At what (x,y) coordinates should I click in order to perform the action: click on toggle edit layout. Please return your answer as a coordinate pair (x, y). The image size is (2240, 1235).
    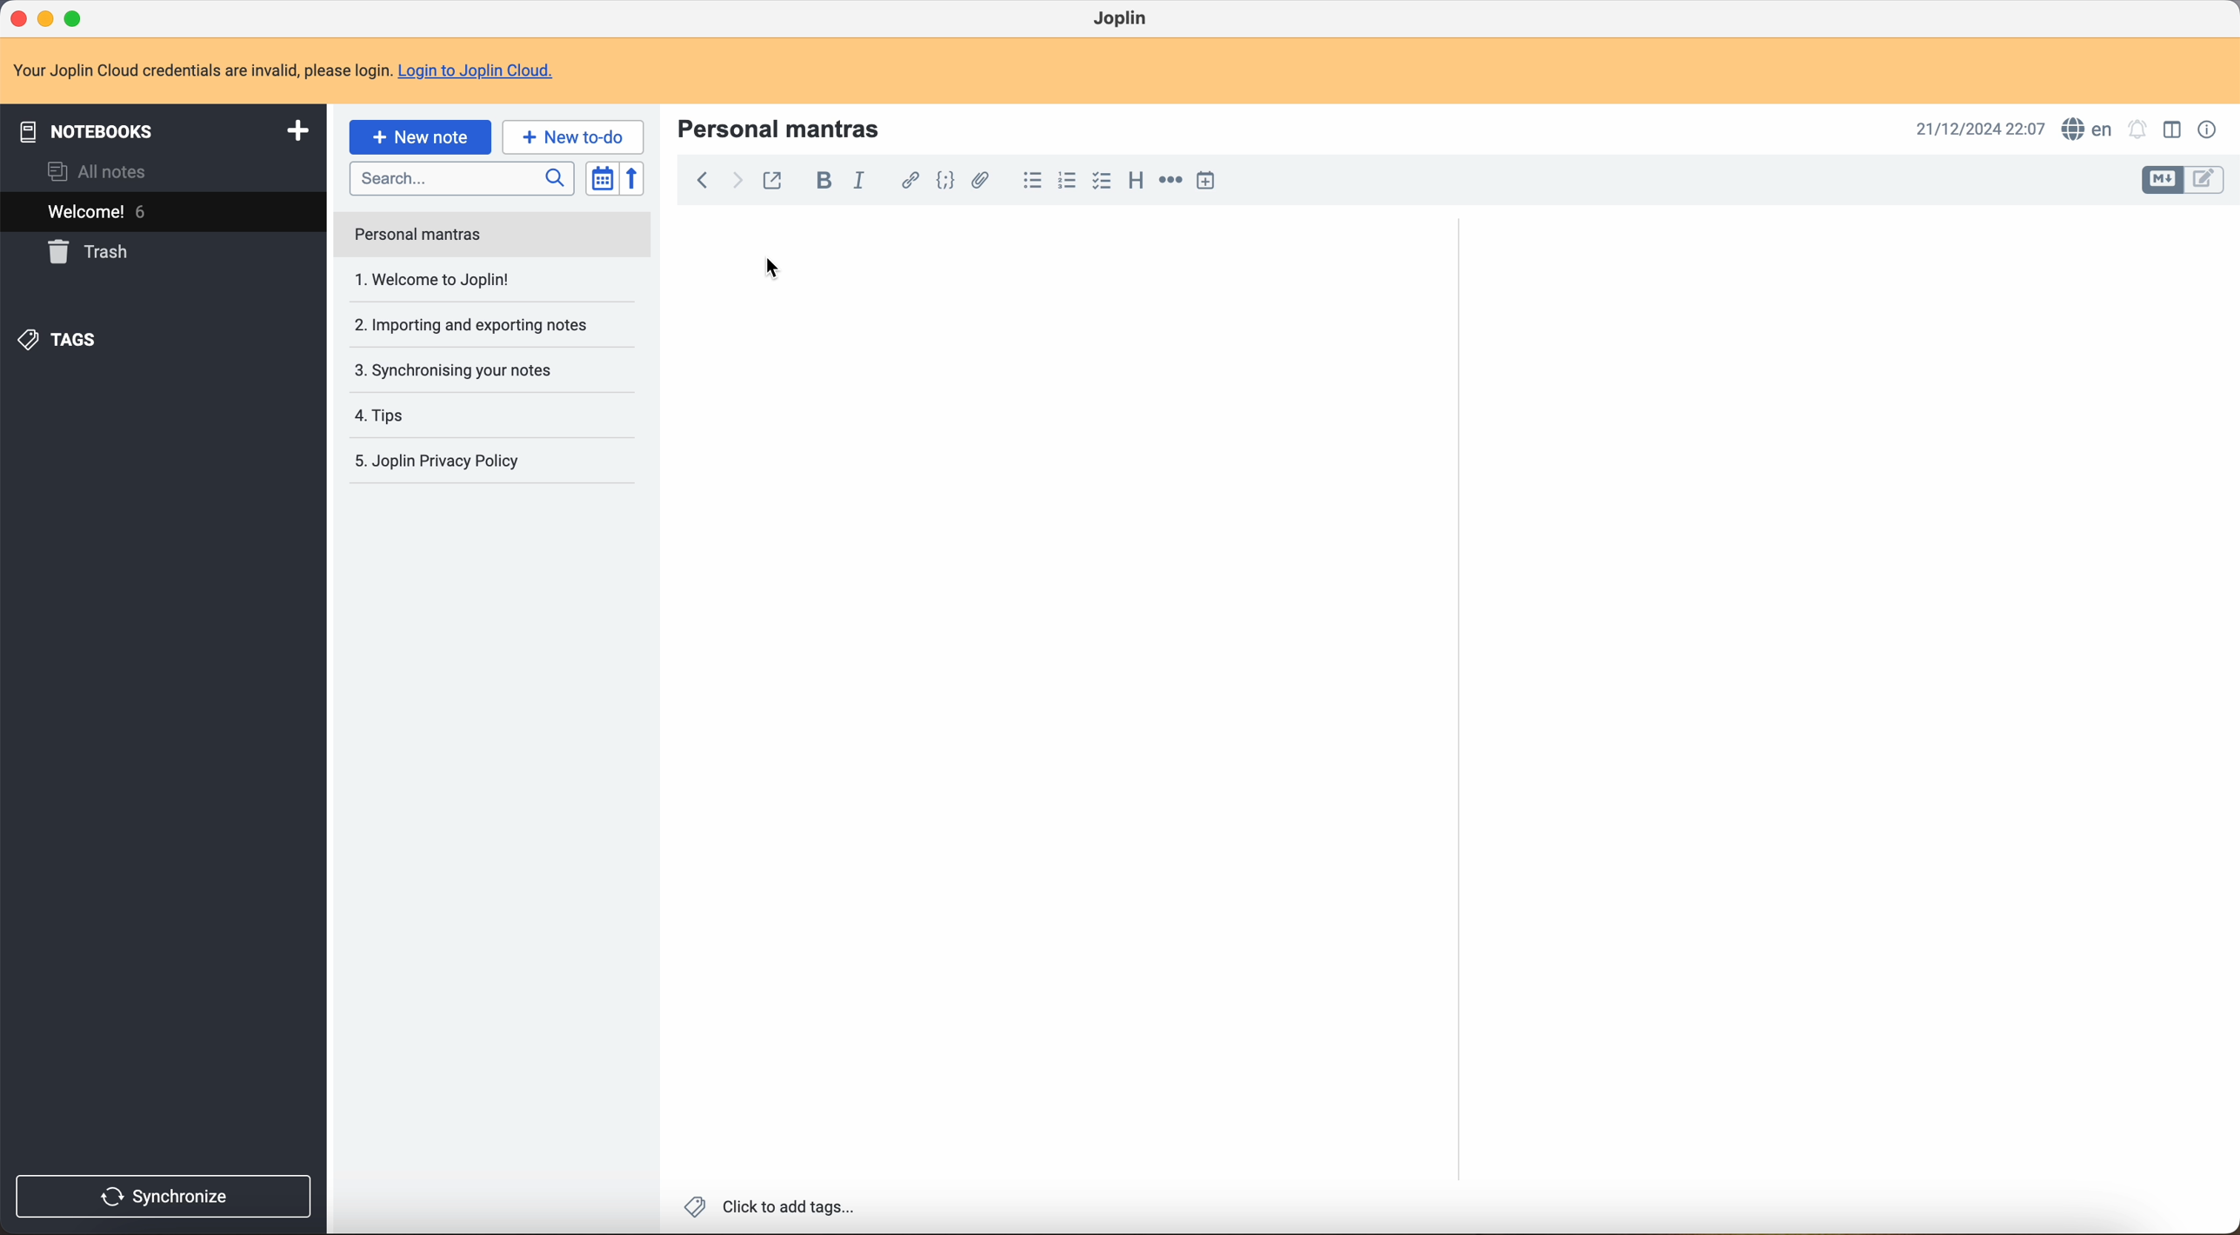
    Looking at the image, I should click on (2205, 181).